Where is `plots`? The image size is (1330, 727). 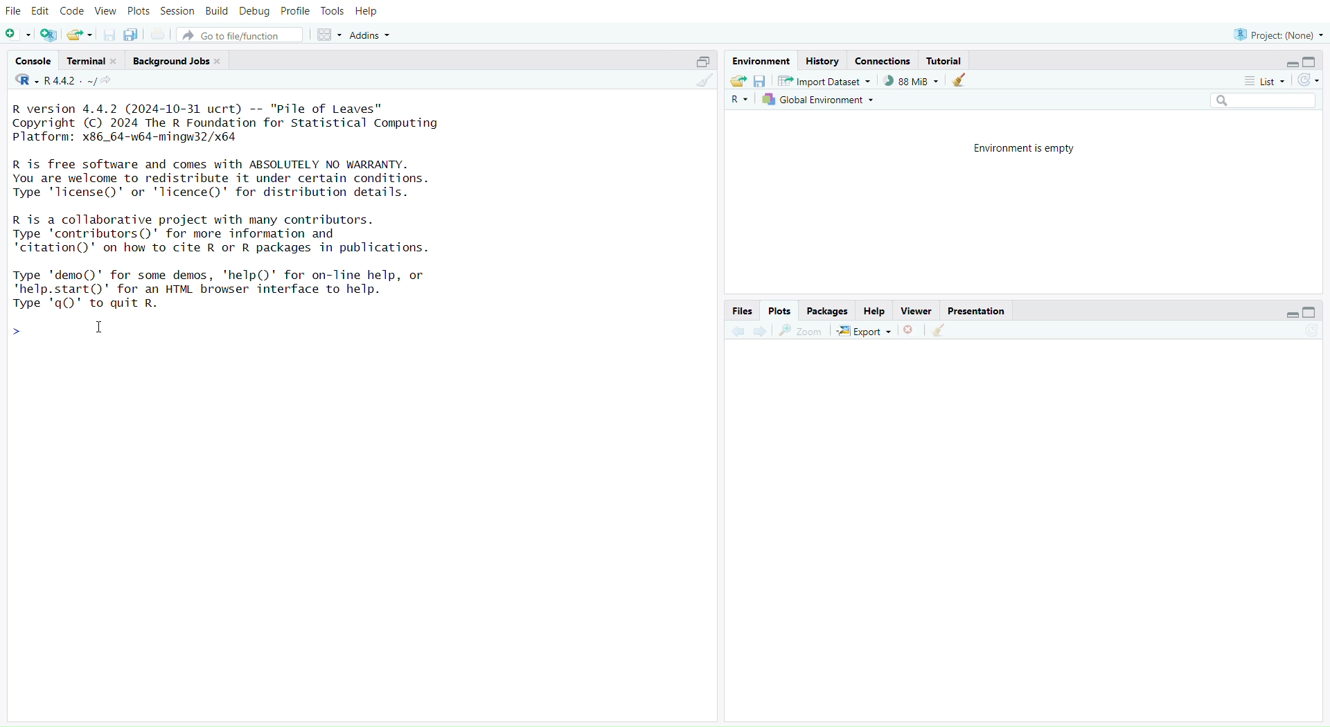
plots is located at coordinates (138, 11).